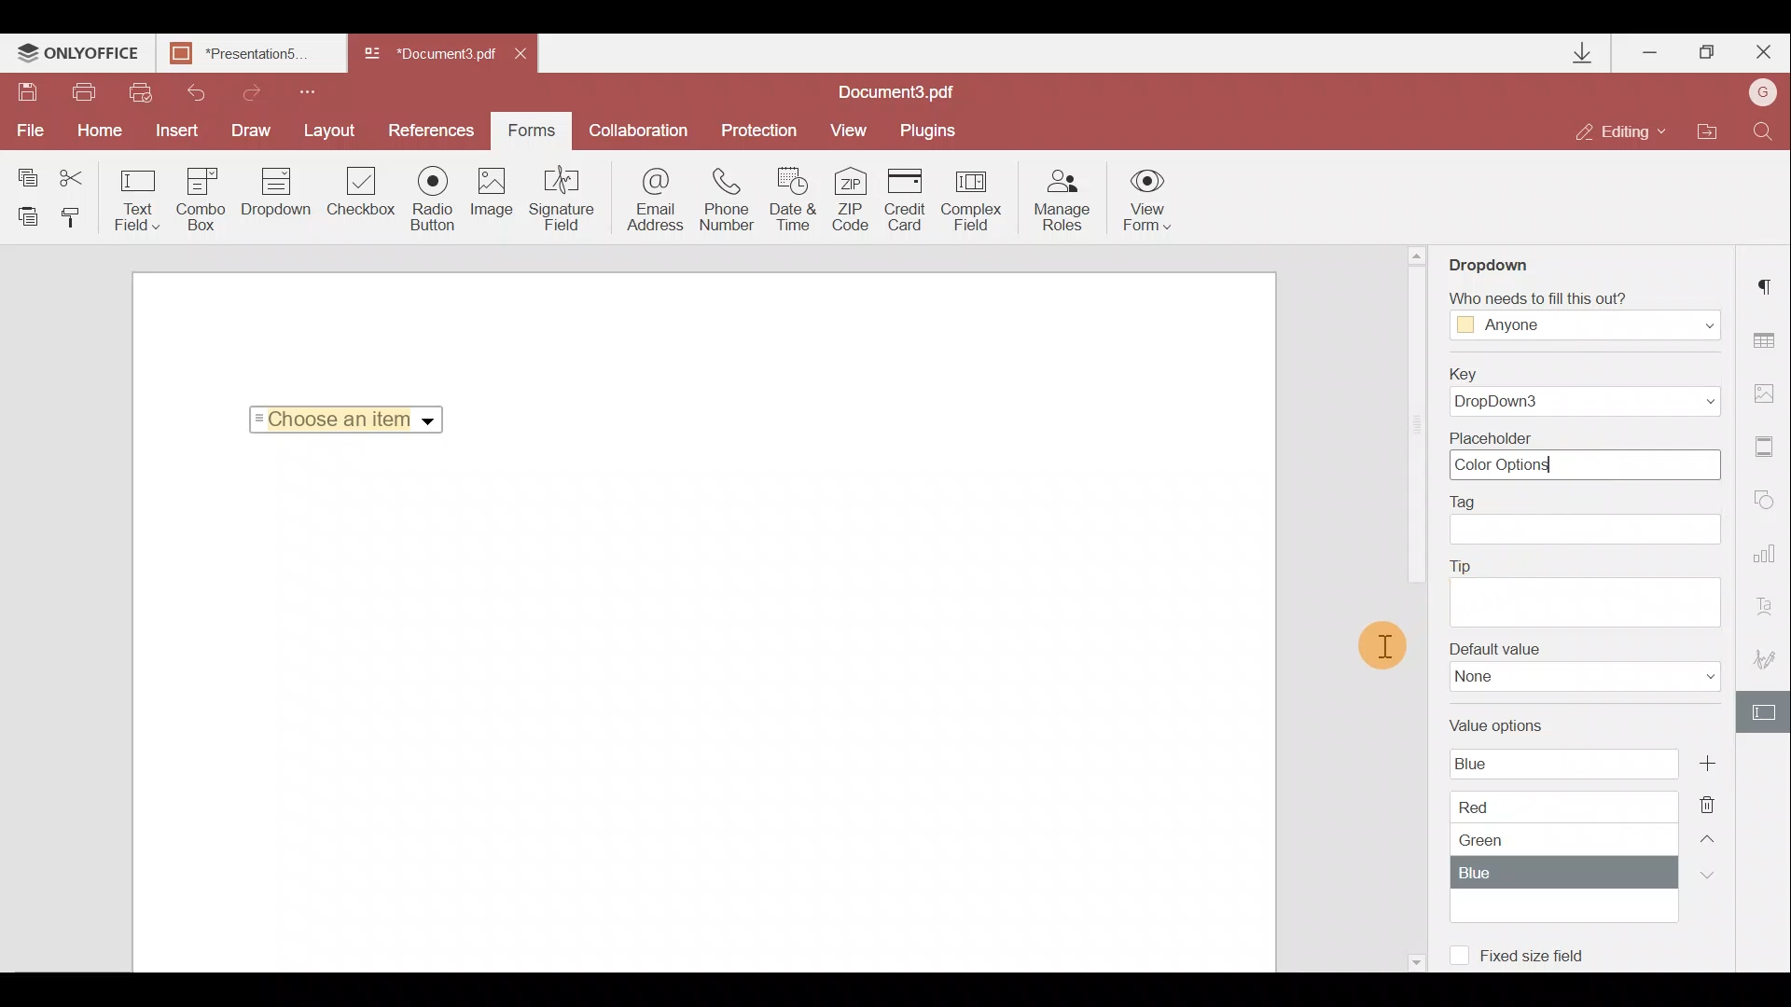 The width and height of the screenshot is (1791, 1007). What do you see at coordinates (1586, 53) in the screenshot?
I see `Downloads` at bounding box center [1586, 53].